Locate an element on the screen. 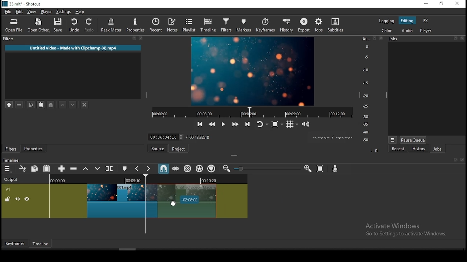 This screenshot has height=262, width=467. notes is located at coordinates (173, 25).